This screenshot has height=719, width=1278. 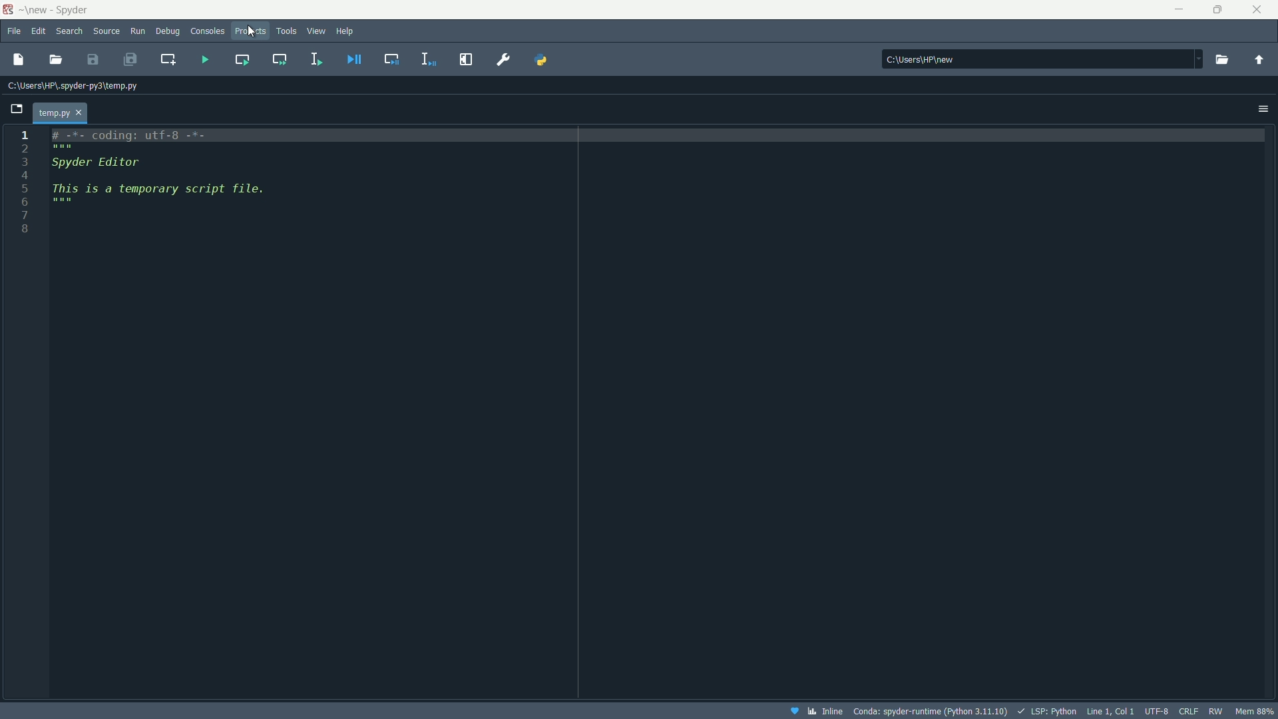 What do you see at coordinates (317, 33) in the screenshot?
I see `View menu` at bounding box center [317, 33].